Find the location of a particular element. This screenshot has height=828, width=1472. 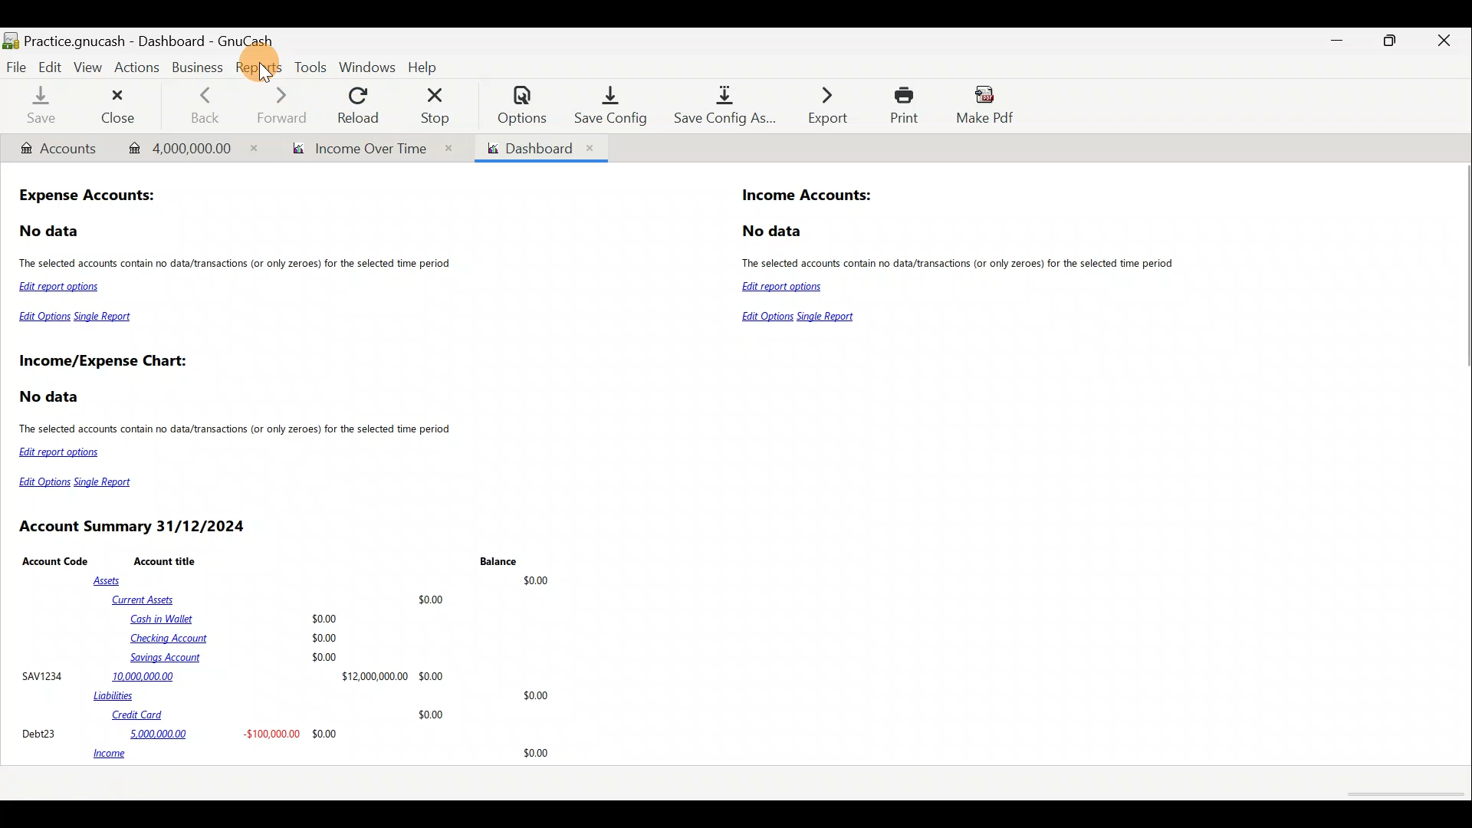

Account is located at coordinates (58, 149).